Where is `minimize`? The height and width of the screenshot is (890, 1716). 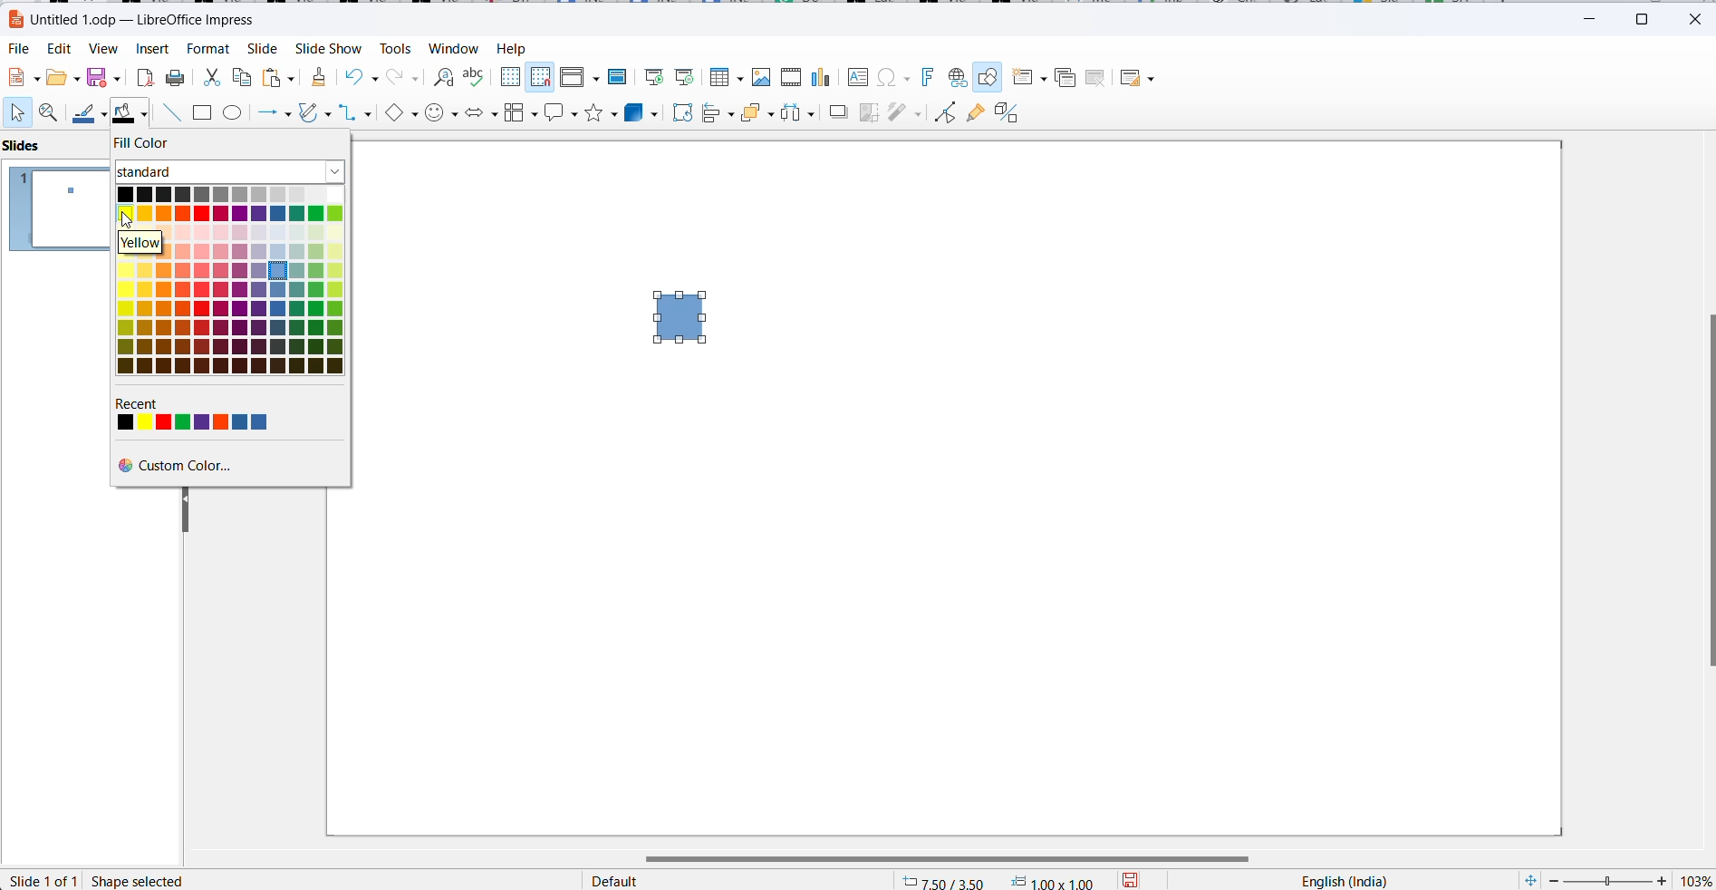 minimize is located at coordinates (1595, 16).